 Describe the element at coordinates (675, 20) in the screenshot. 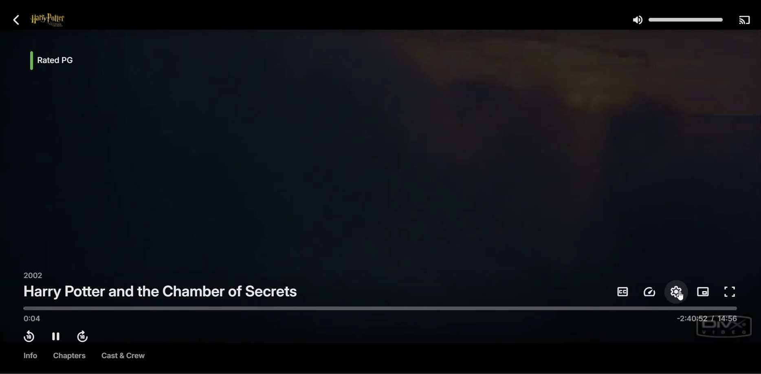

I see `Volume` at that location.